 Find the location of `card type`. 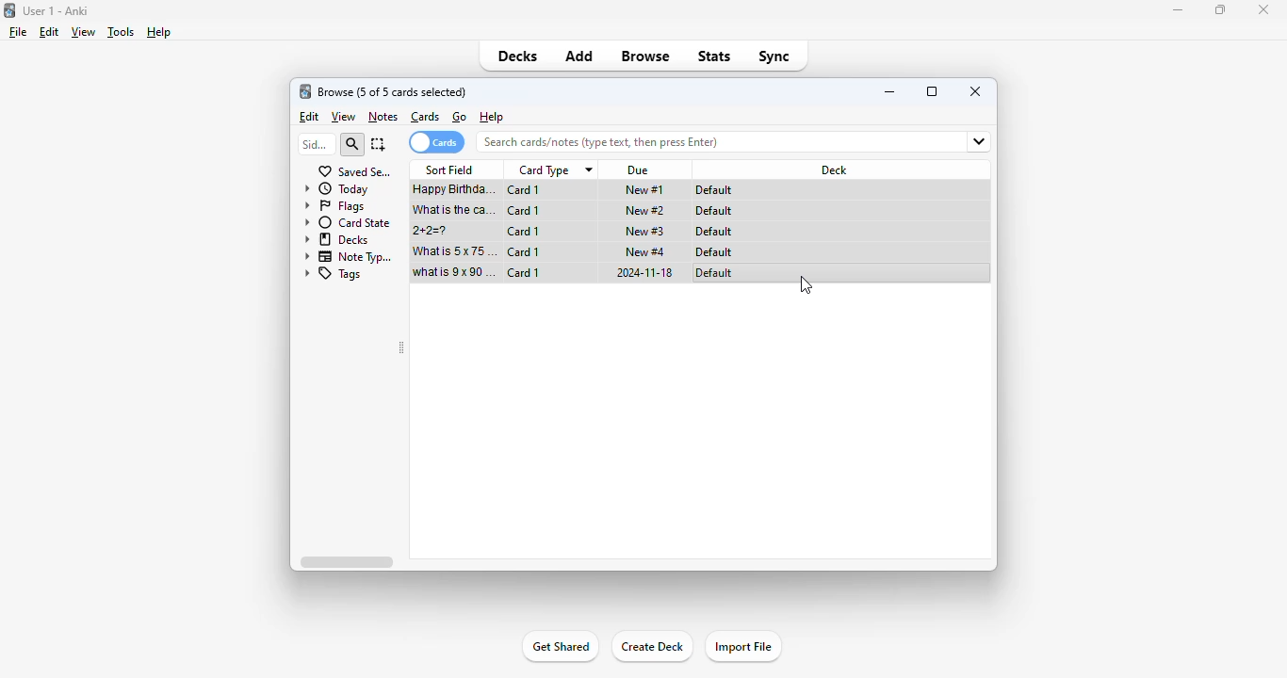

card type is located at coordinates (554, 170).